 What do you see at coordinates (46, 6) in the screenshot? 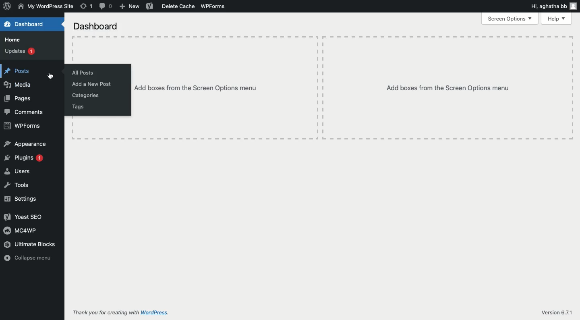
I see `My WordPress Site` at bounding box center [46, 6].